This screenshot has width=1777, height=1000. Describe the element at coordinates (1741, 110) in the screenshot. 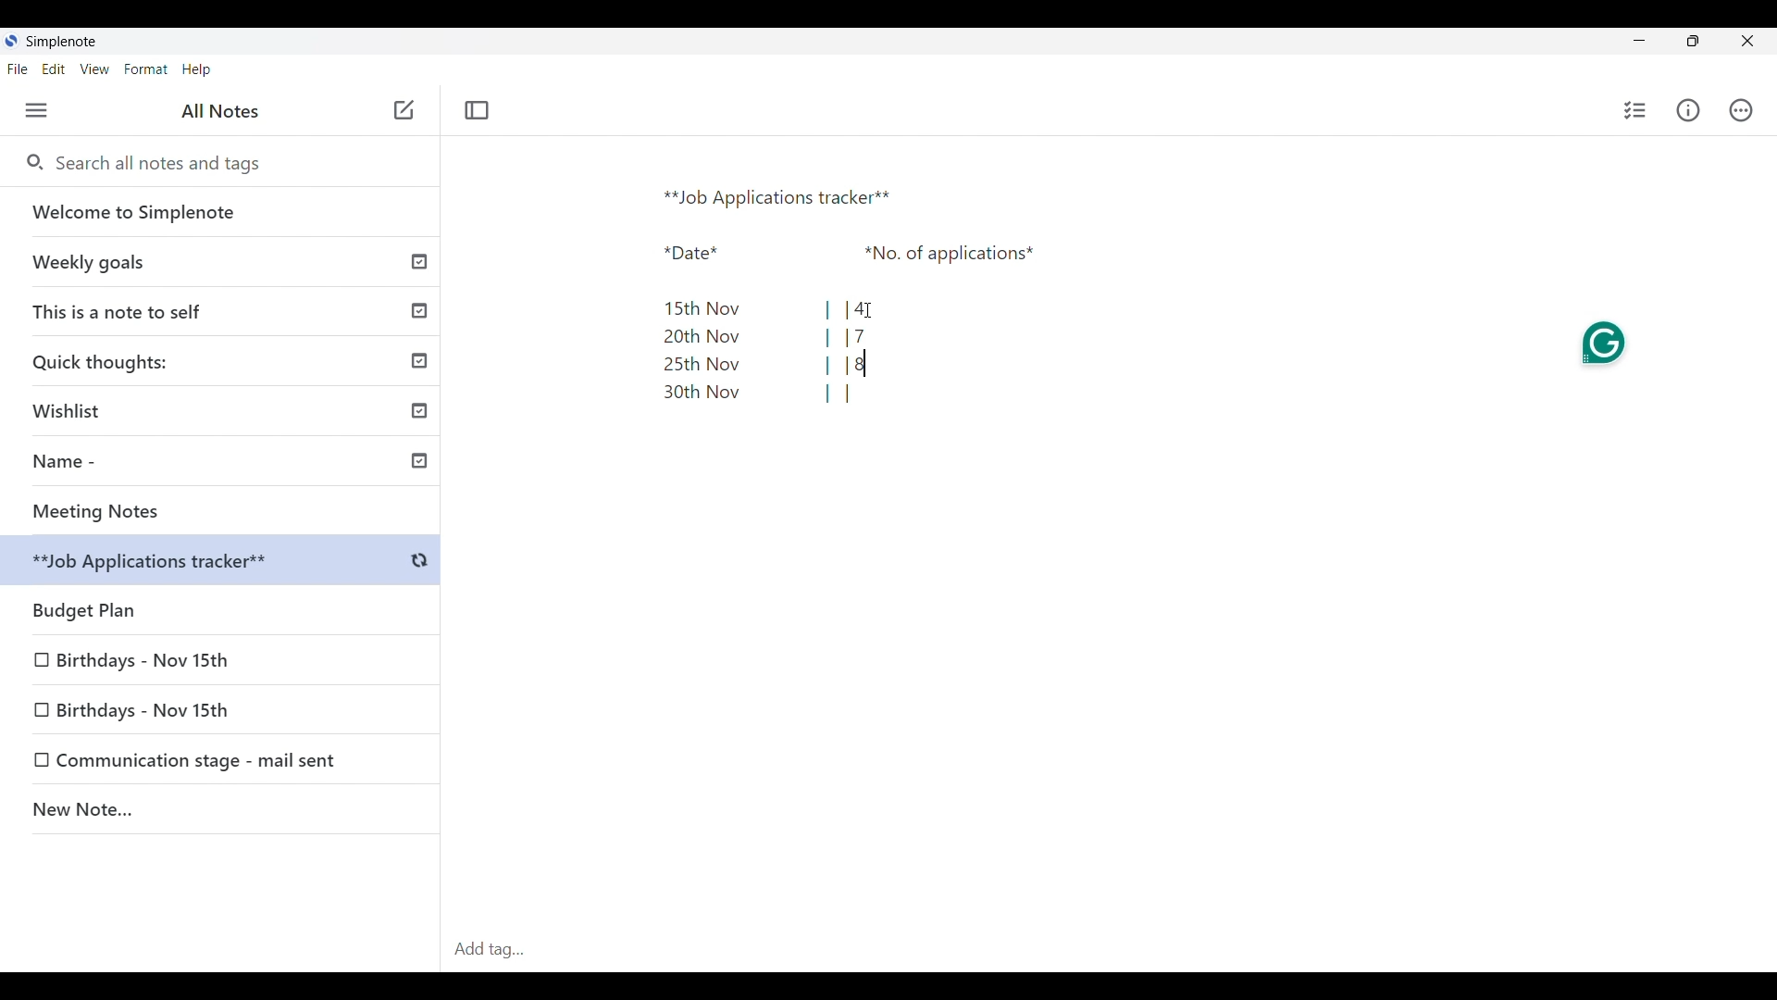

I see `Actions` at that location.